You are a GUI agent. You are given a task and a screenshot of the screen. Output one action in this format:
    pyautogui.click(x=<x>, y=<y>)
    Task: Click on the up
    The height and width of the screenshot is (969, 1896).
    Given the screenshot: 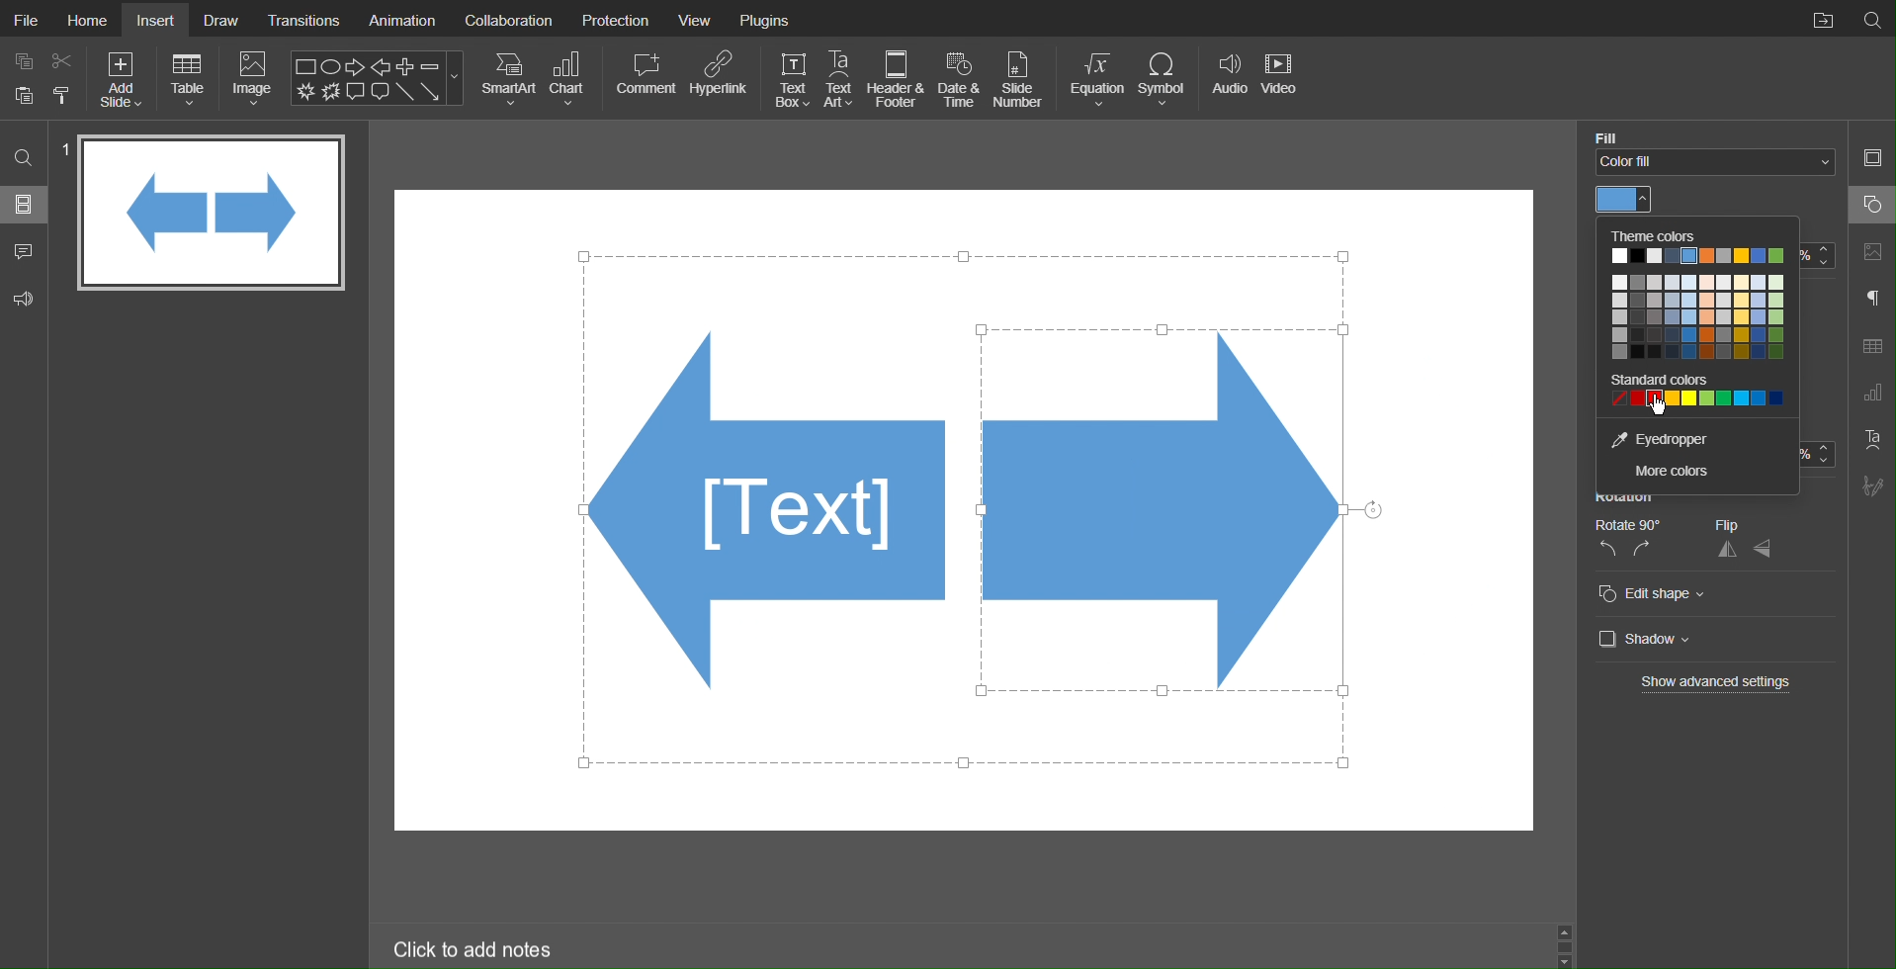 What is the action you would take?
    pyautogui.click(x=1568, y=931)
    